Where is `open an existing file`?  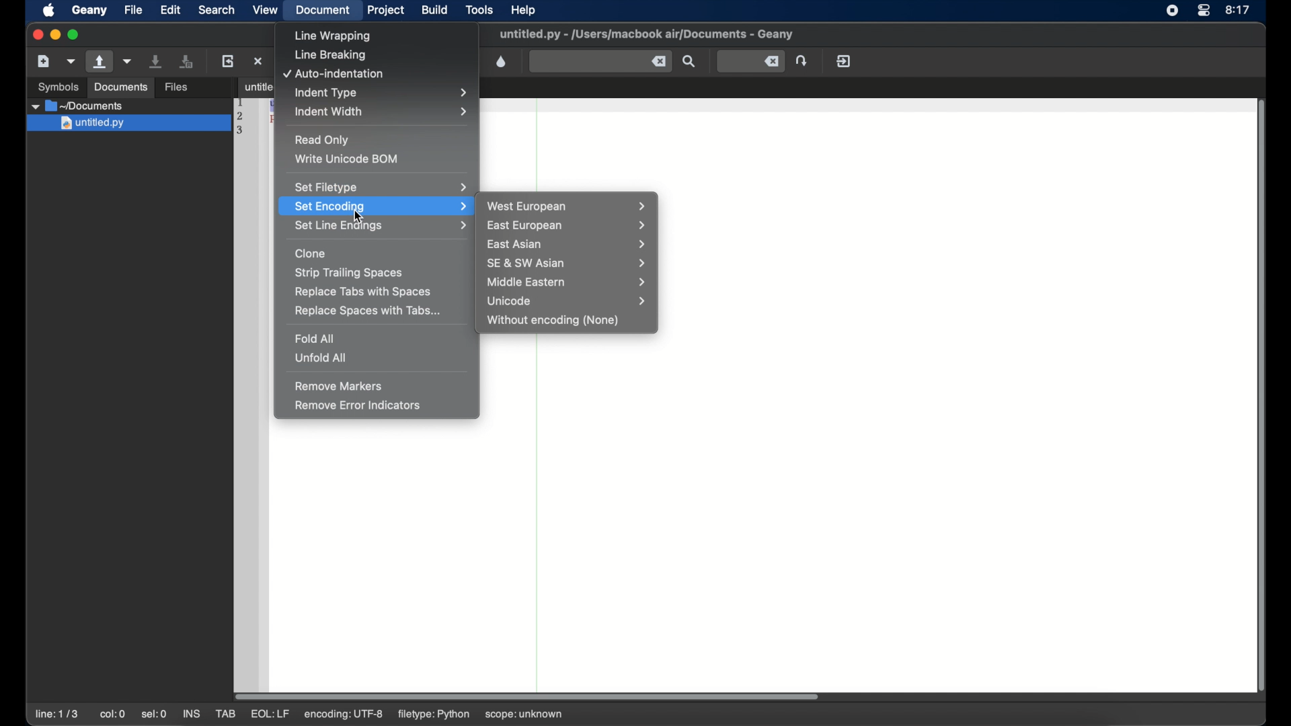 open an existing file is located at coordinates (100, 62).